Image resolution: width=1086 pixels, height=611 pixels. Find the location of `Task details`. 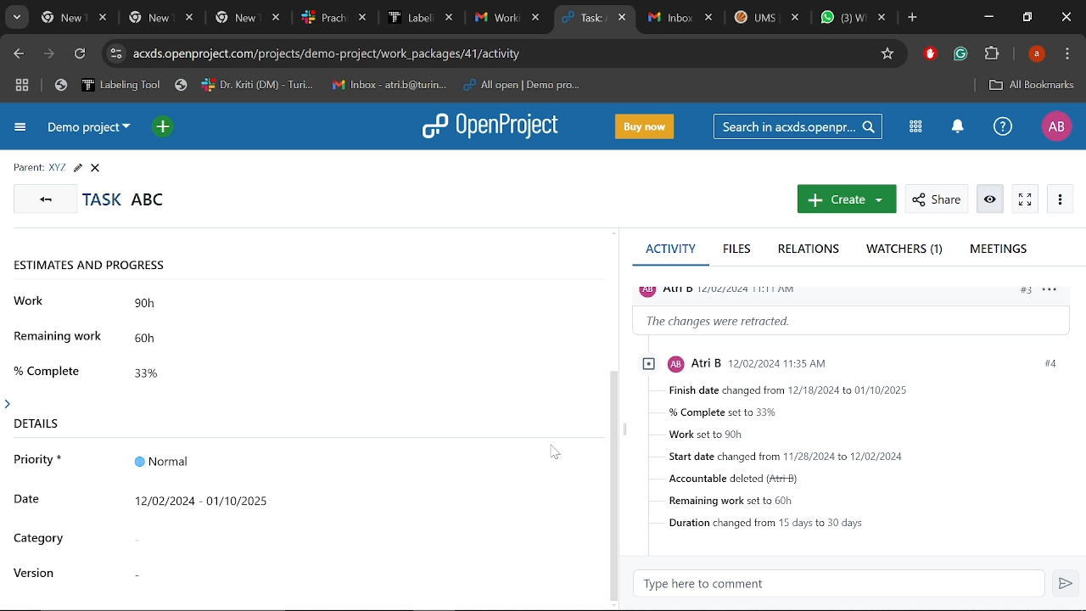

Task details is located at coordinates (870, 465).